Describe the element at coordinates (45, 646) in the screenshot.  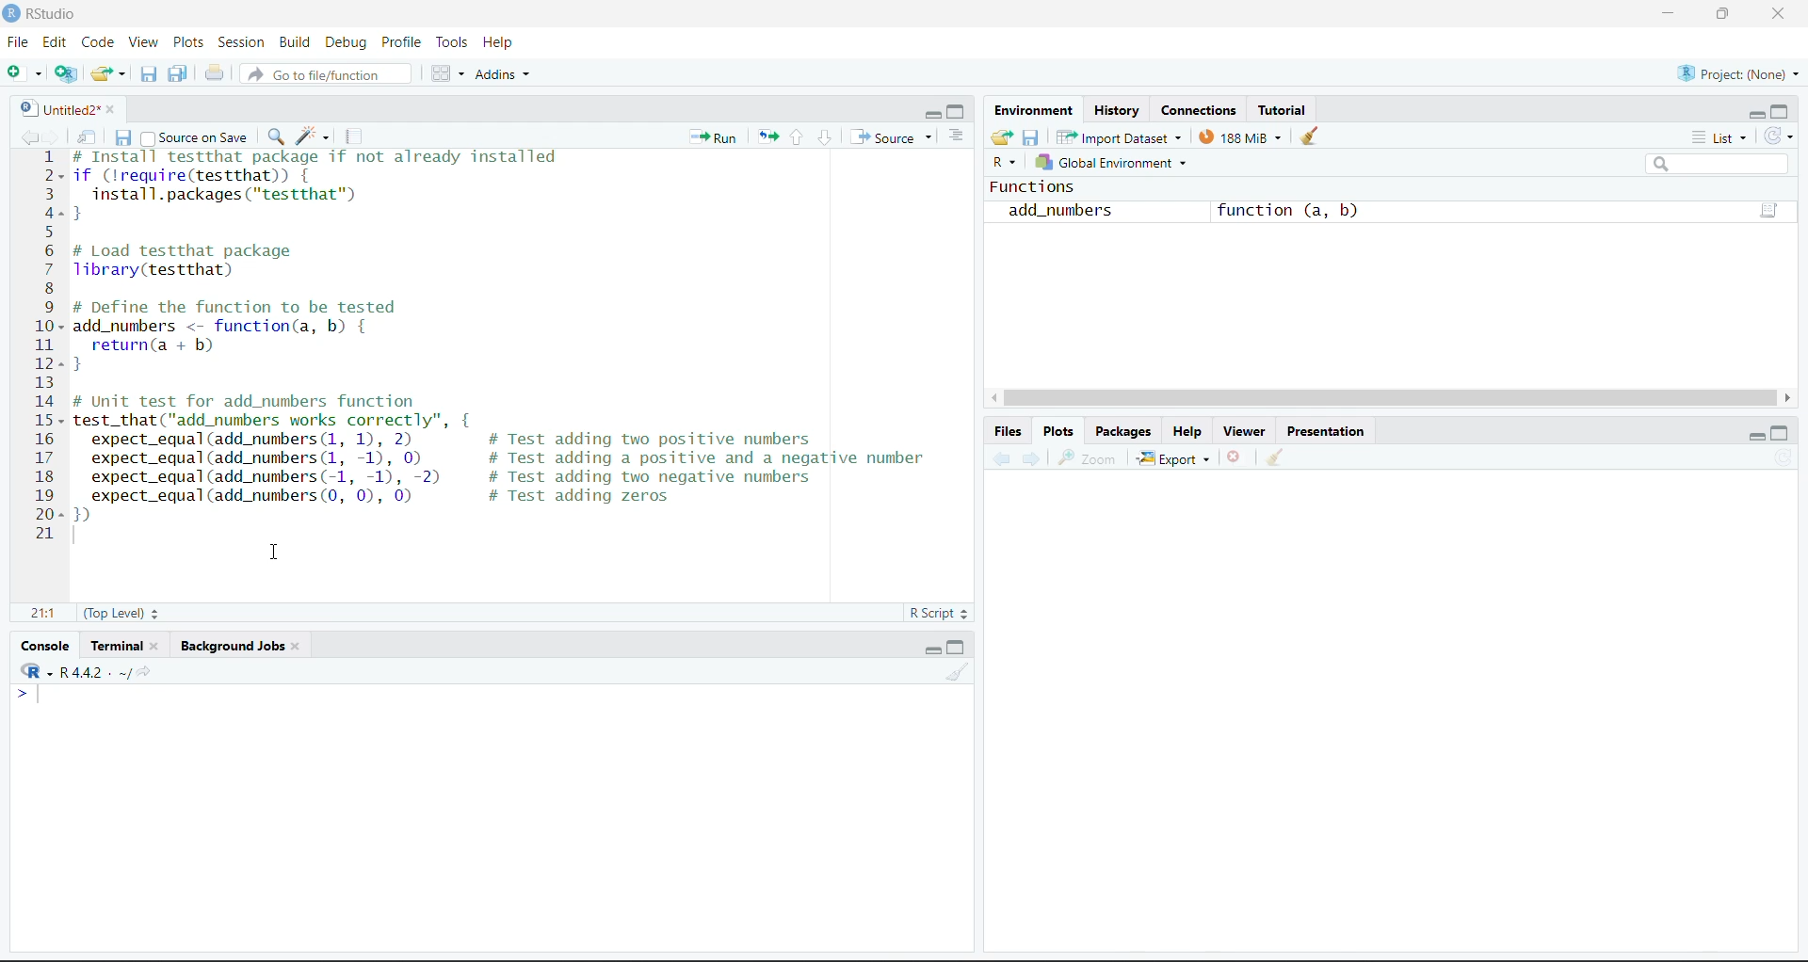
I see `console` at that location.